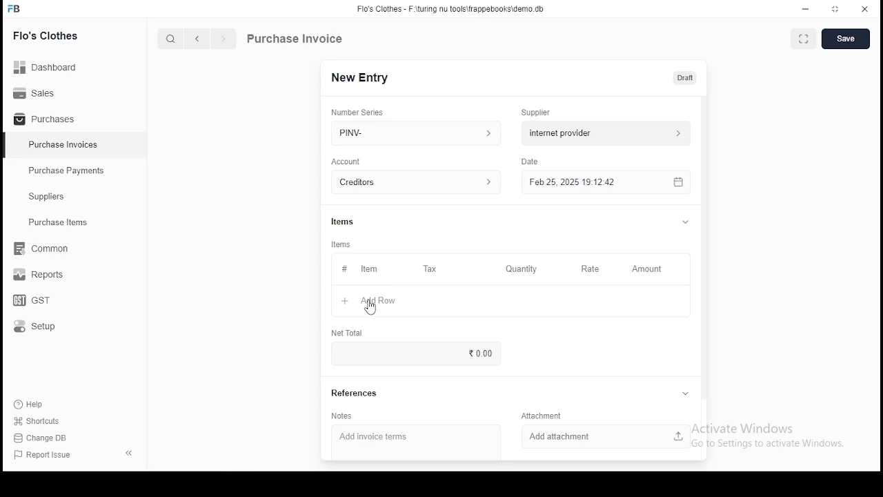 The width and height of the screenshot is (883, 497). Describe the element at coordinates (355, 393) in the screenshot. I see `references` at that location.